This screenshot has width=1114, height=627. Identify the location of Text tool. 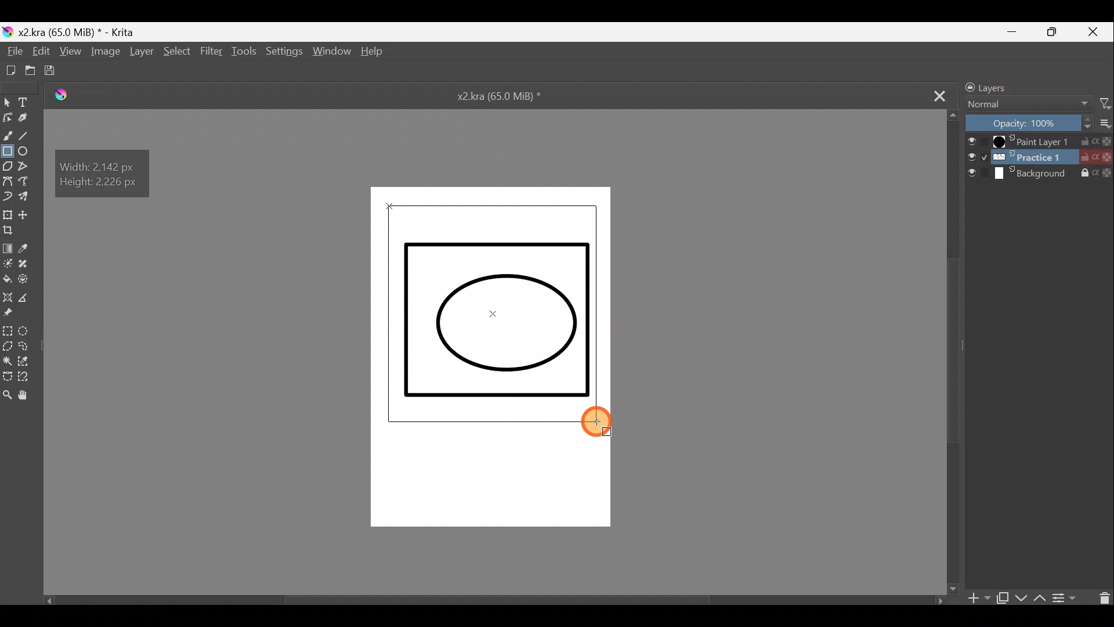
(23, 101).